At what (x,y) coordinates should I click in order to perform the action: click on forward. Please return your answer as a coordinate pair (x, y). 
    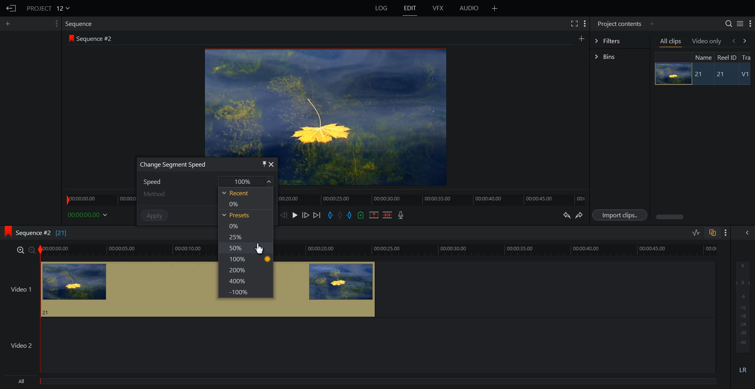
    Looking at the image, I should click on (746, 40).